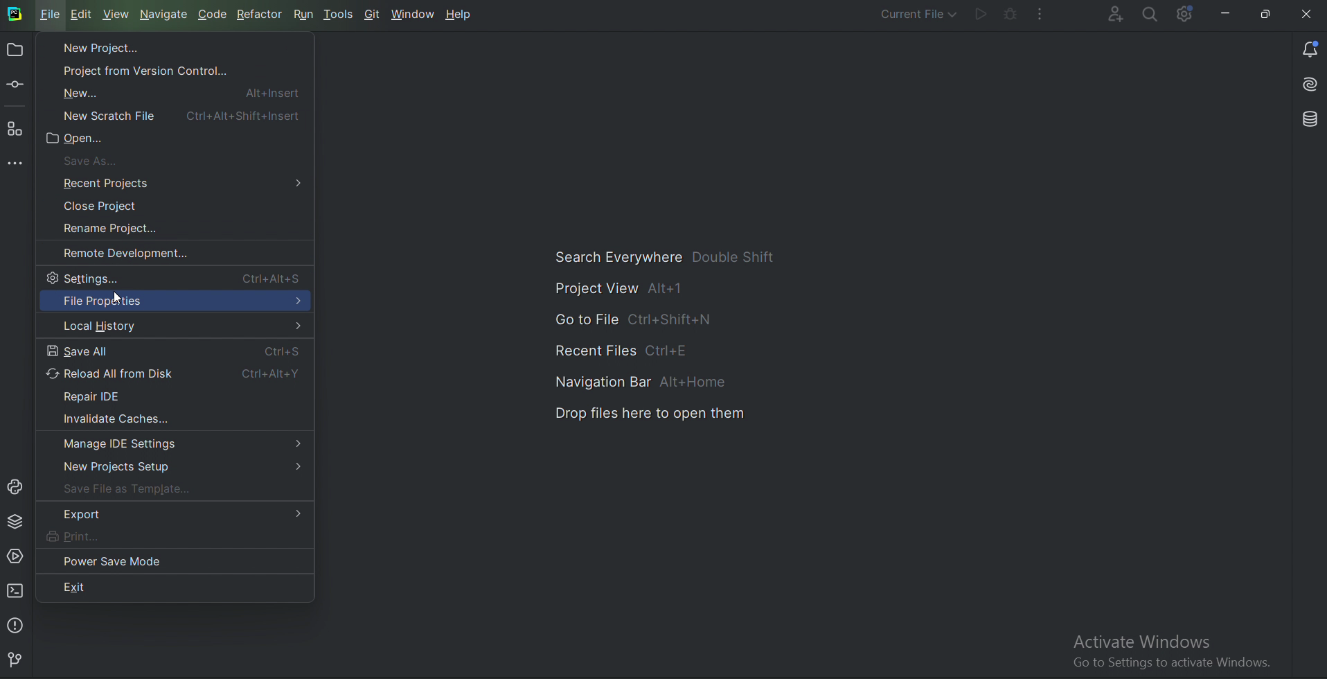 The image size is (1327, 679). Describe the element at coordinates (179, 513) in the screenshot. I see `Export` at that location.